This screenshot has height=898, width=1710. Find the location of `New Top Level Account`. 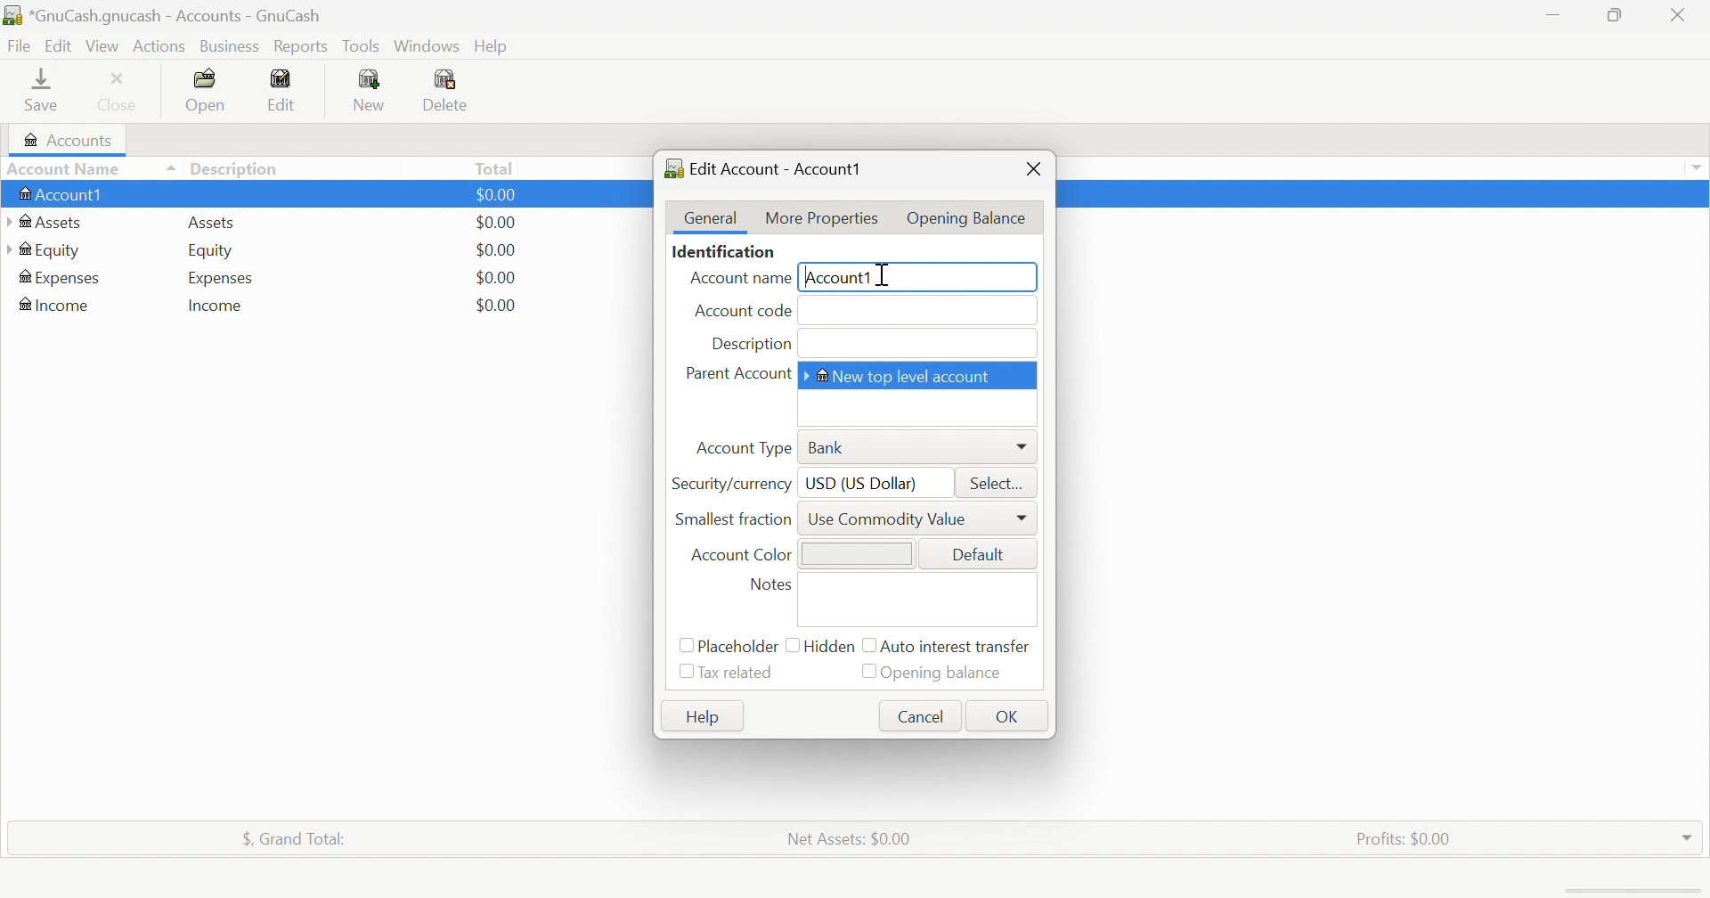

New Top Level Account is located at coordinates (906, 376).